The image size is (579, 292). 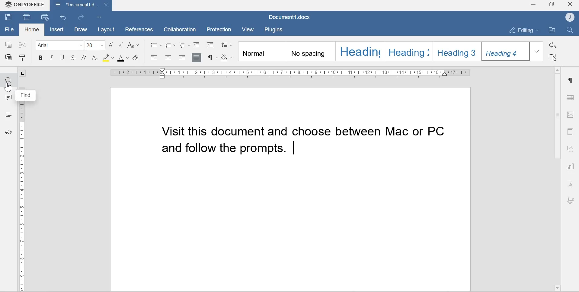 I want to click on Find, so click(x=27, y=96).